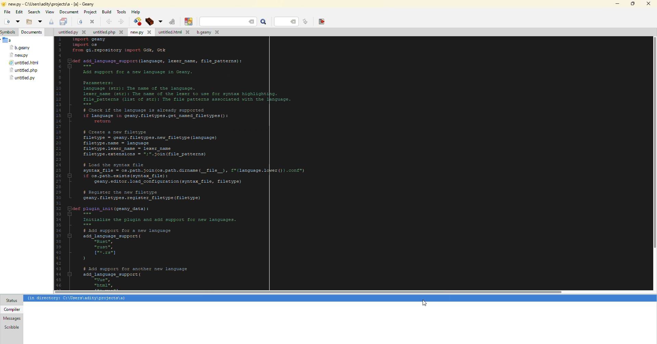 The image size is (657, 344). What do you see at coordinates (8, 40) in the screenshot?
I see `a` at bounding box center [8, 40].